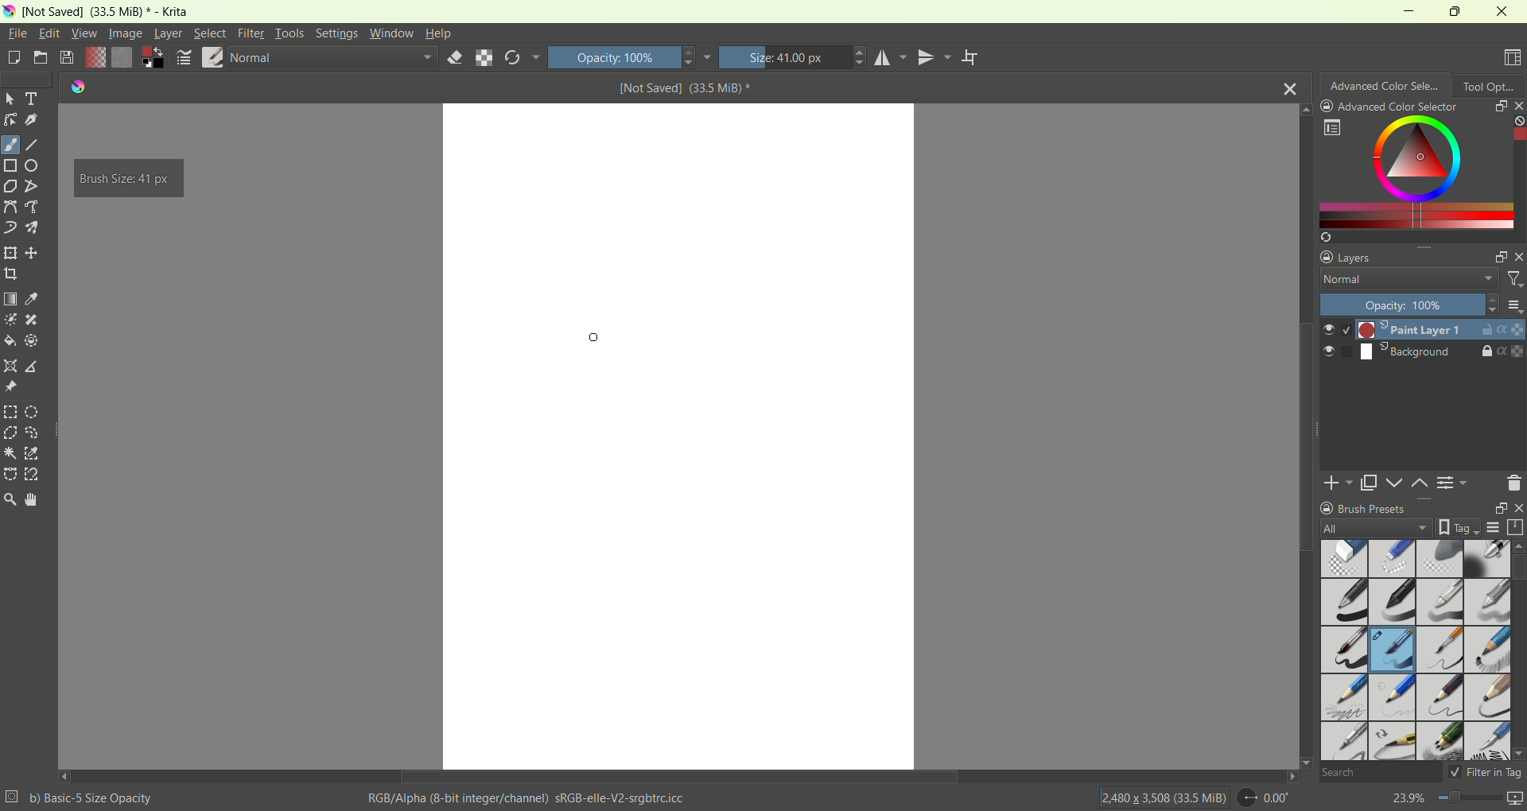  I want to click on close, so click(1516, 508).